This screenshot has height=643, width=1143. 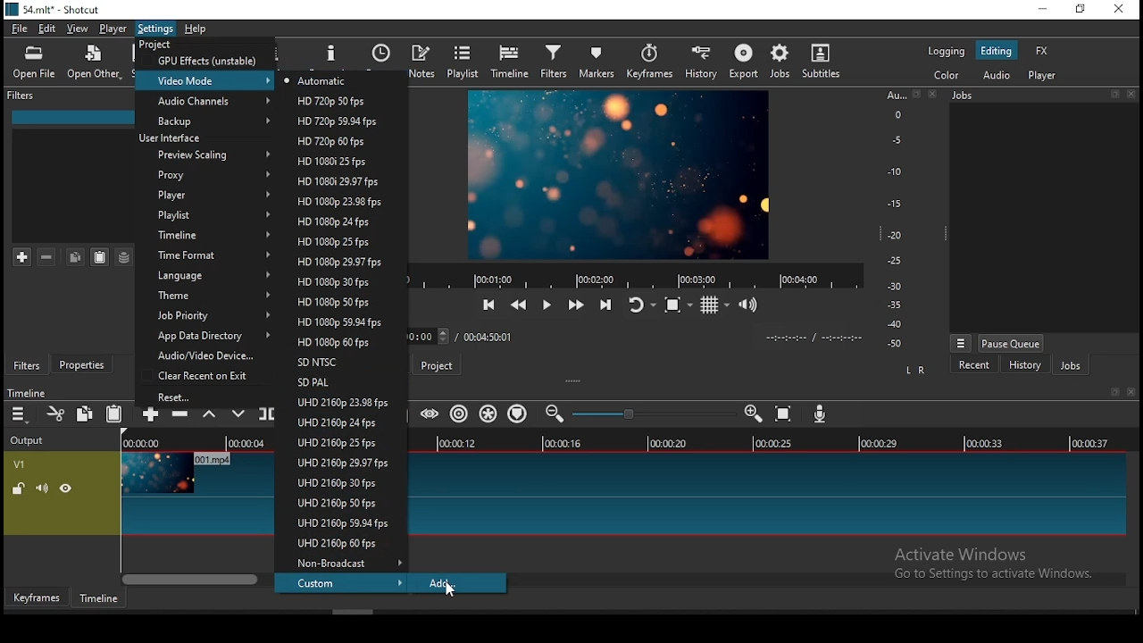 I want to click on 00:00:04, so click(x=244, y=442).